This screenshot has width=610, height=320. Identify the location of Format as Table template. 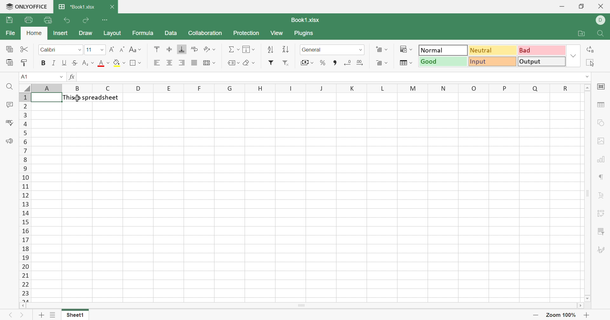
(403, 63).